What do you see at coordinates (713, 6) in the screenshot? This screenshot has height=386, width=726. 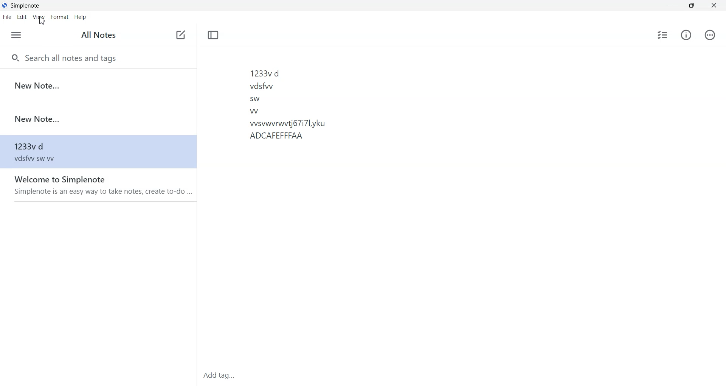 I see `Close` at bounding box center [713, 6].